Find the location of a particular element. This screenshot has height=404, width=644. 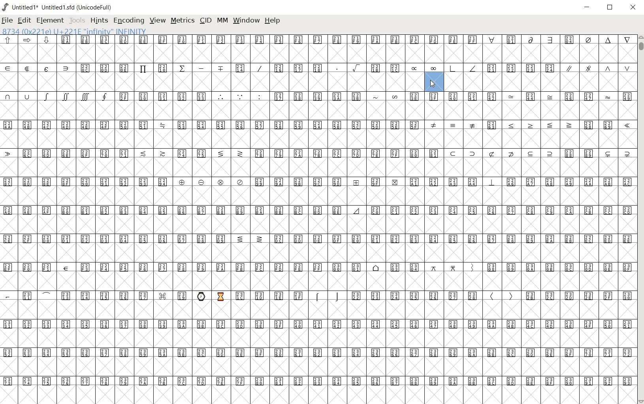

mm is located at coordinates (222, 21).